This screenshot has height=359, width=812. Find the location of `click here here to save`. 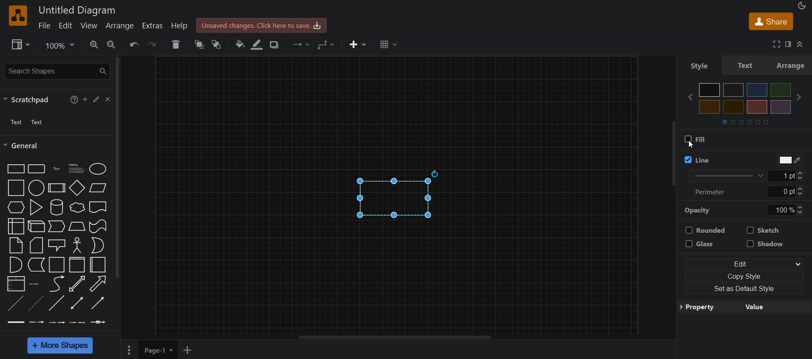

click here here to save is located at coordinates (262, 25).